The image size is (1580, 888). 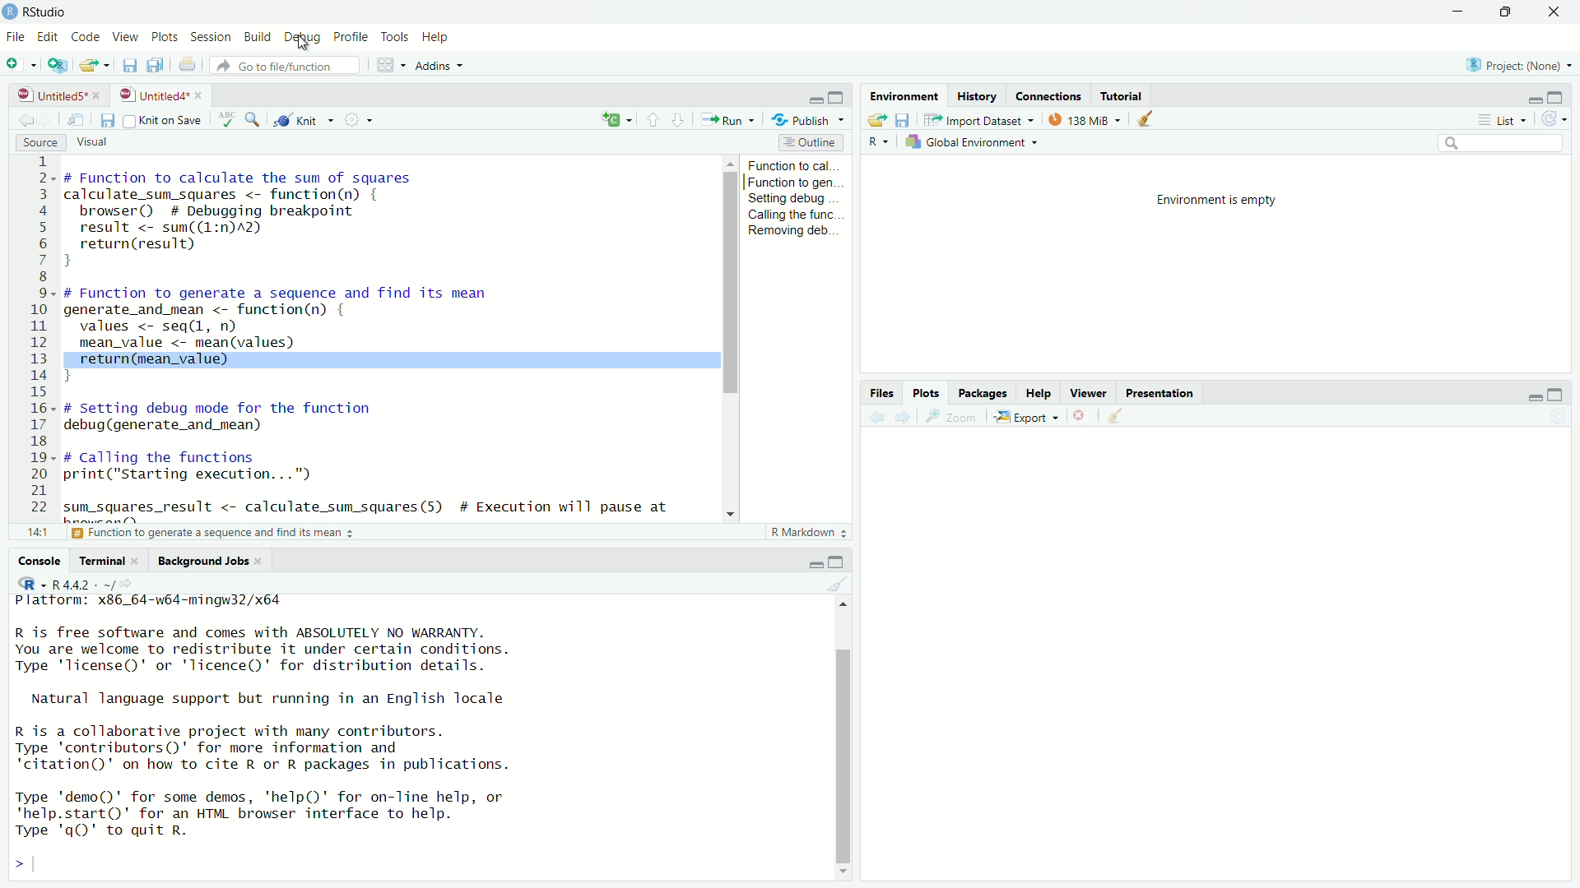 I want to click on help, so click(x=438, y=35).